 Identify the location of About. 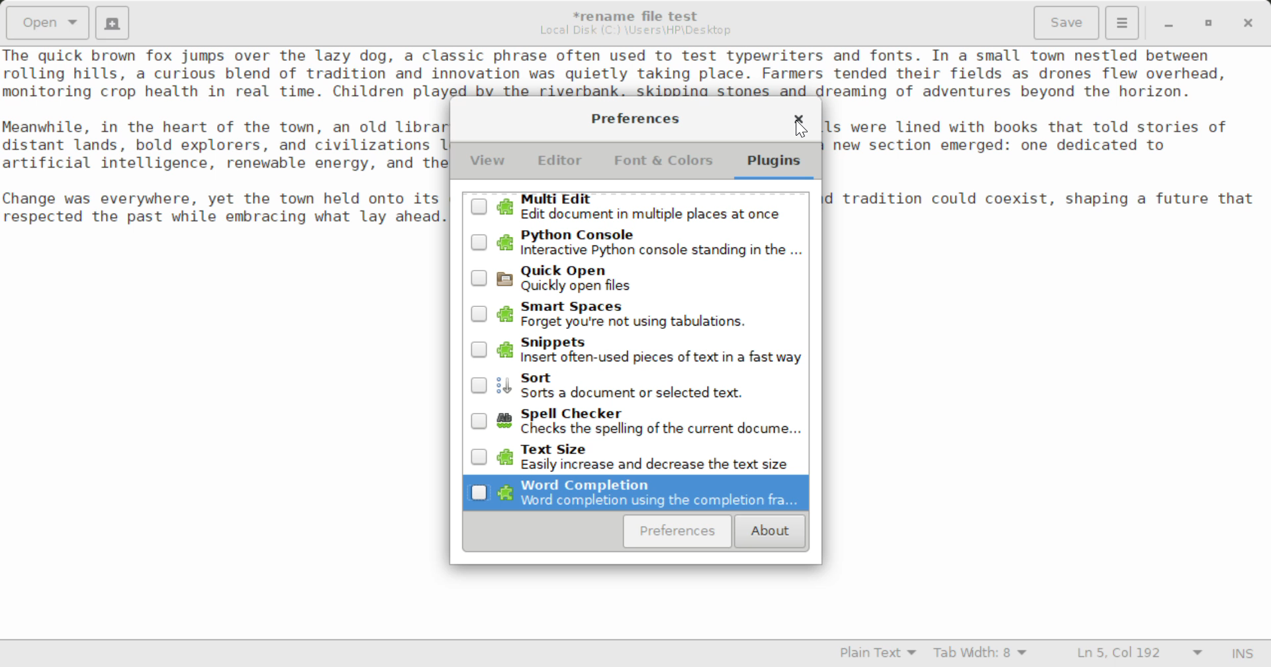
(768, 532).